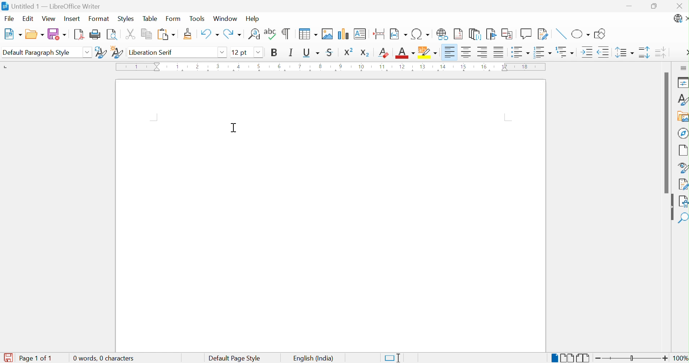 This screenshot has width=689, height=363. Describe the element at coordinates (491, 33) in the screenshot. I see `Bookmark` at that location.